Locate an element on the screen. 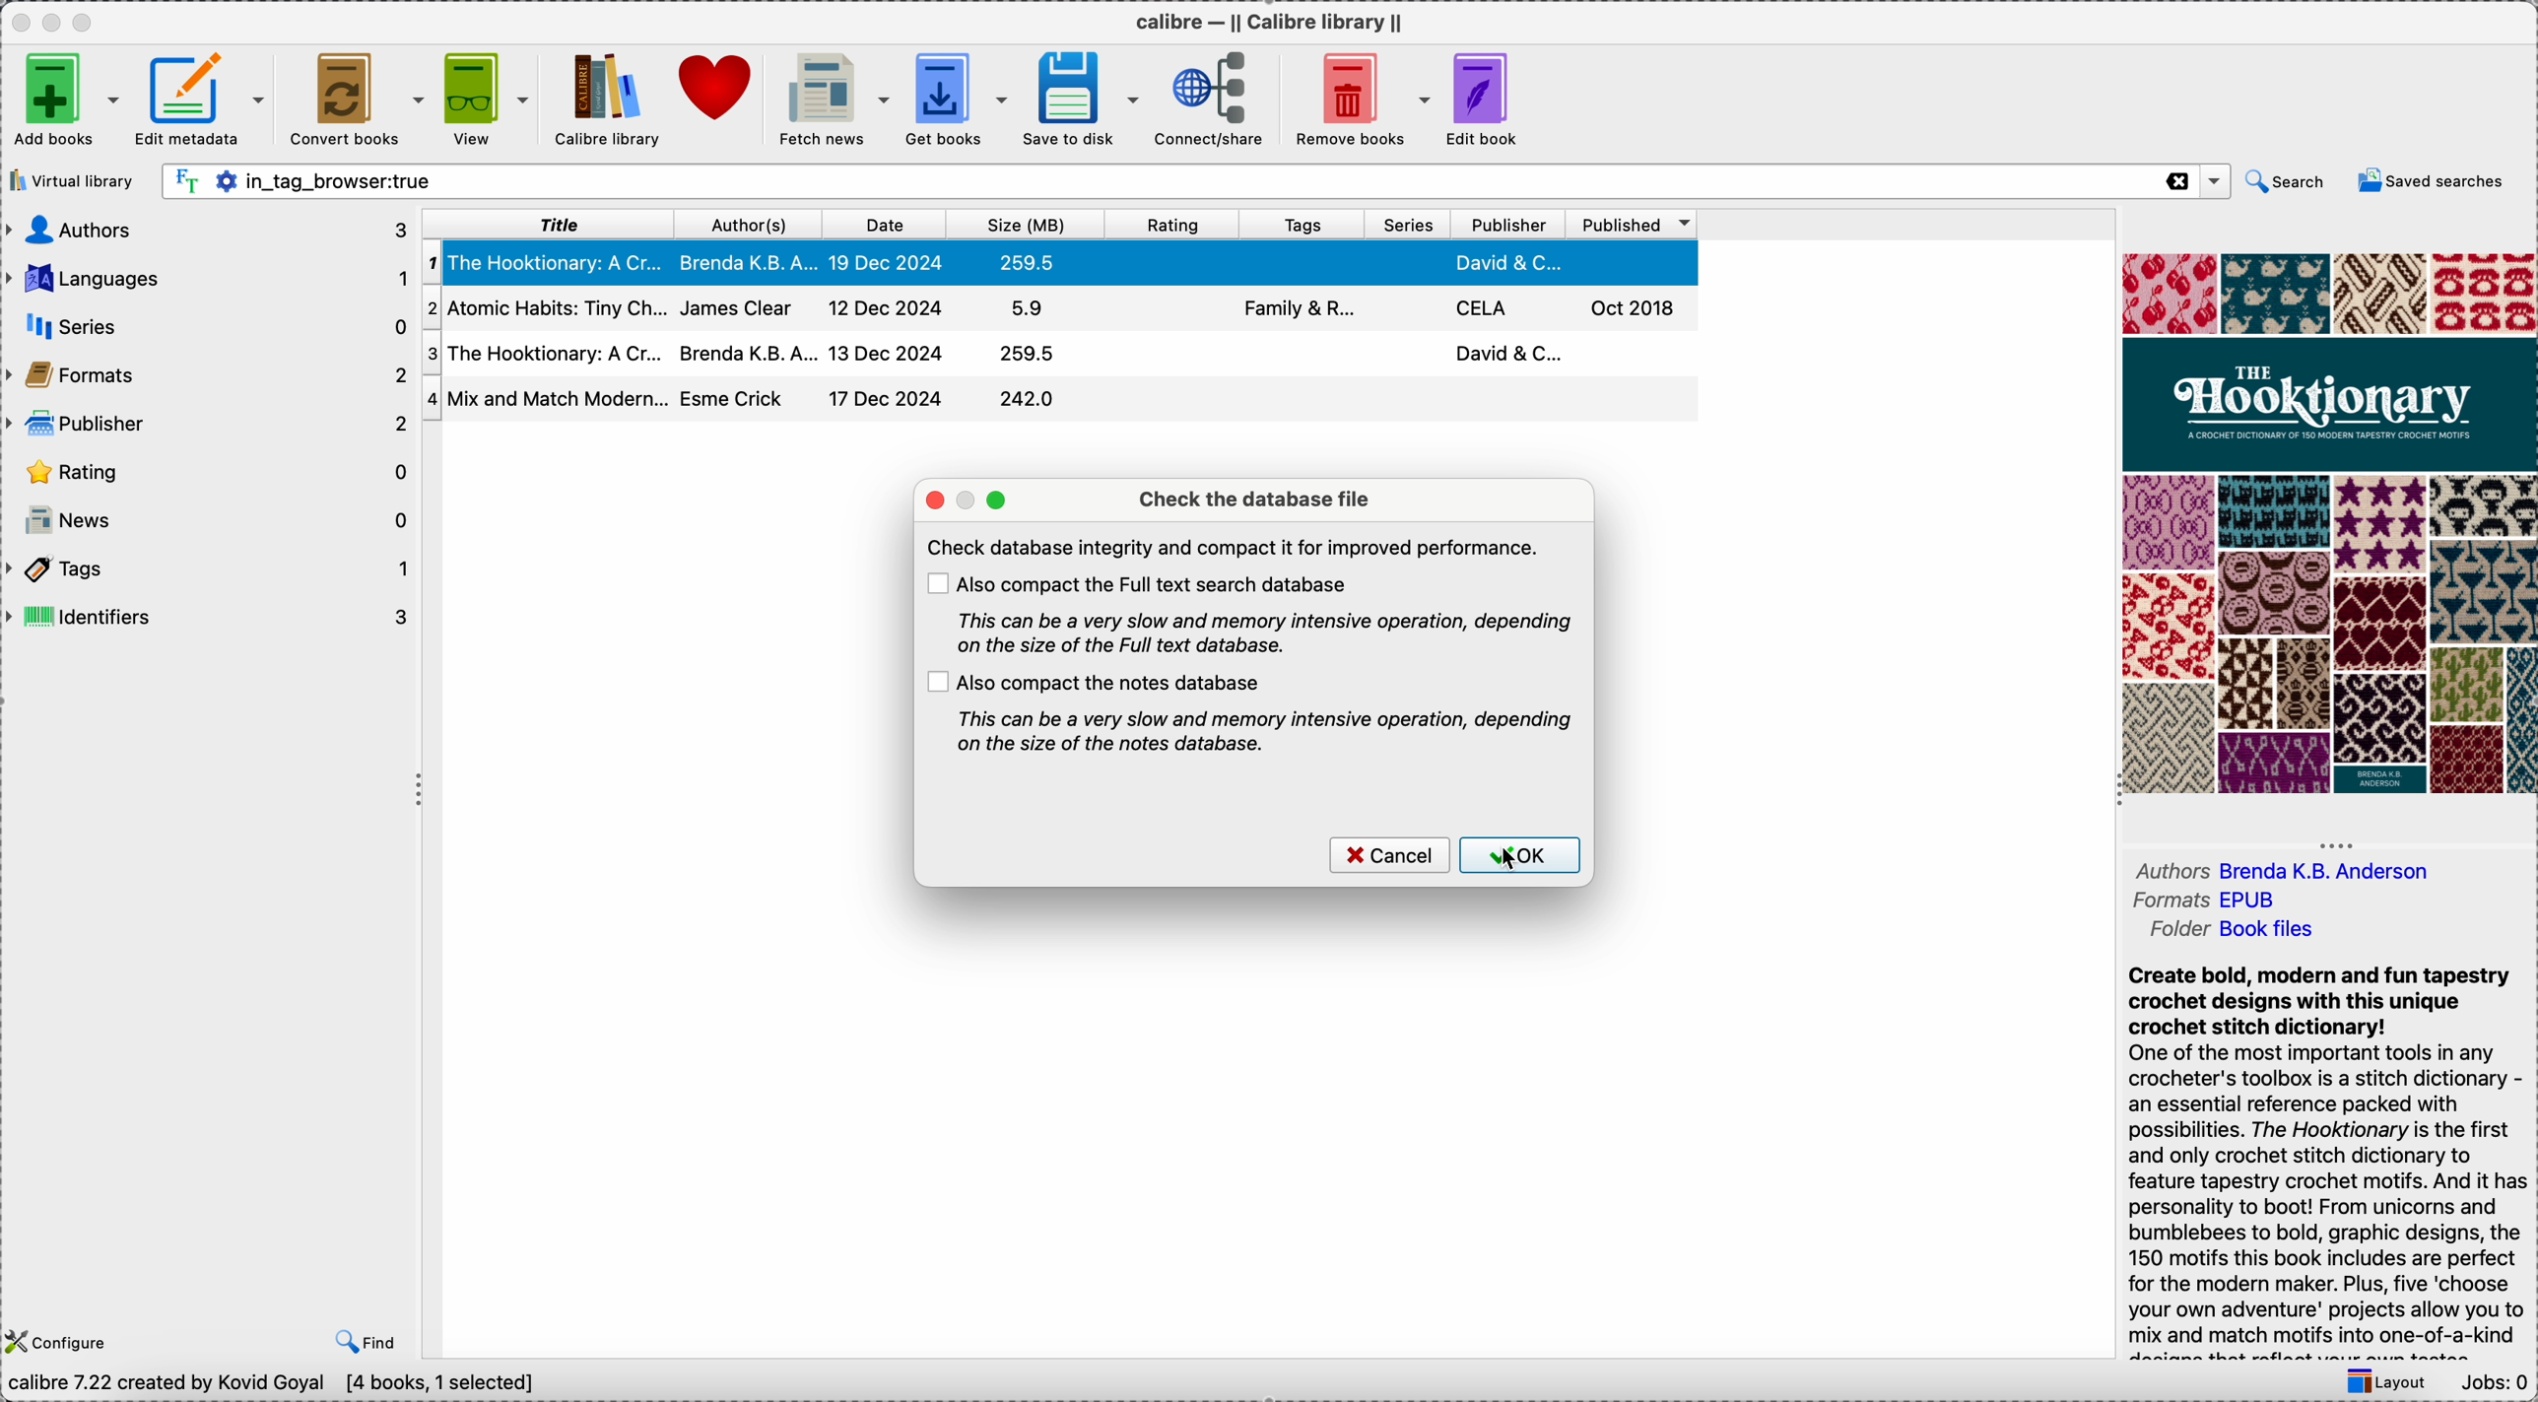 The width and height of the screenshot is (2538, 1402). tags is located at coordinates (1302, 225).